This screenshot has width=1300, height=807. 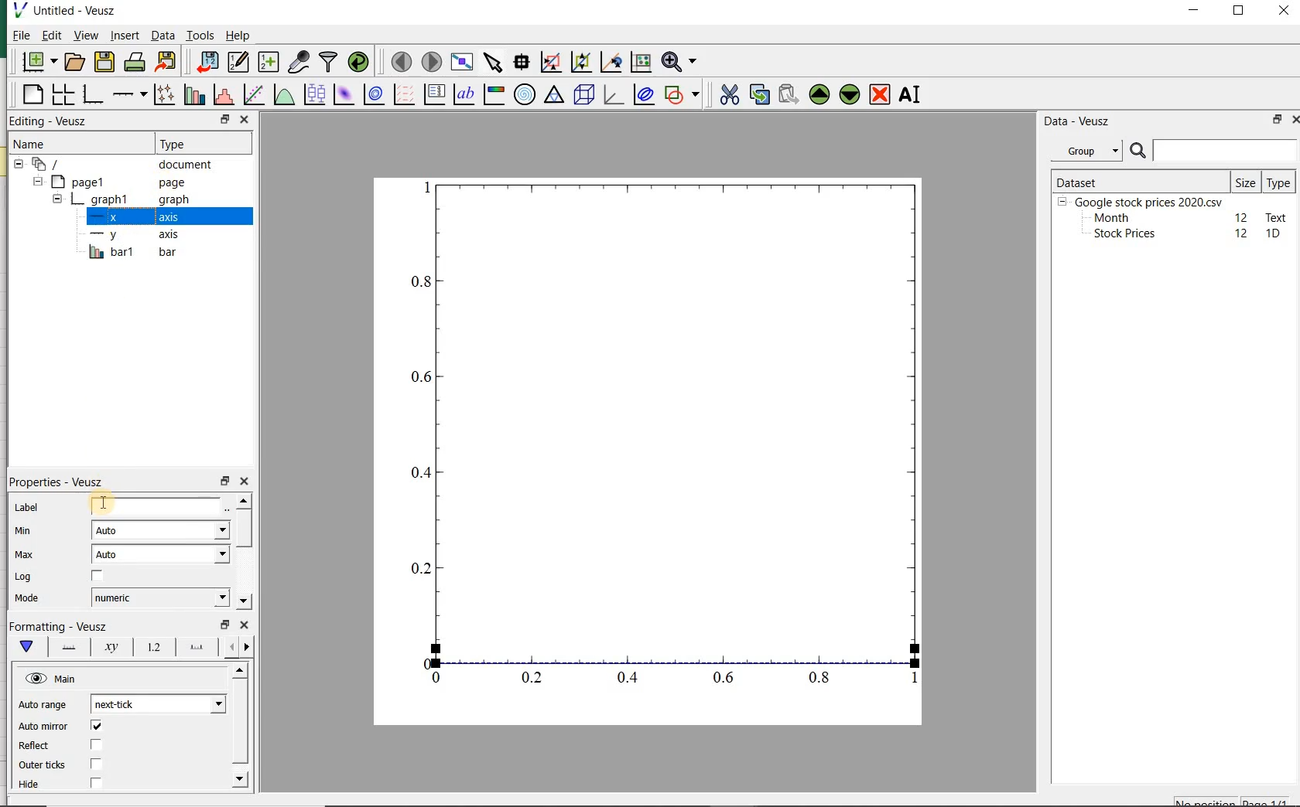 I want to click on y-axis, so click(x=132, y=235).